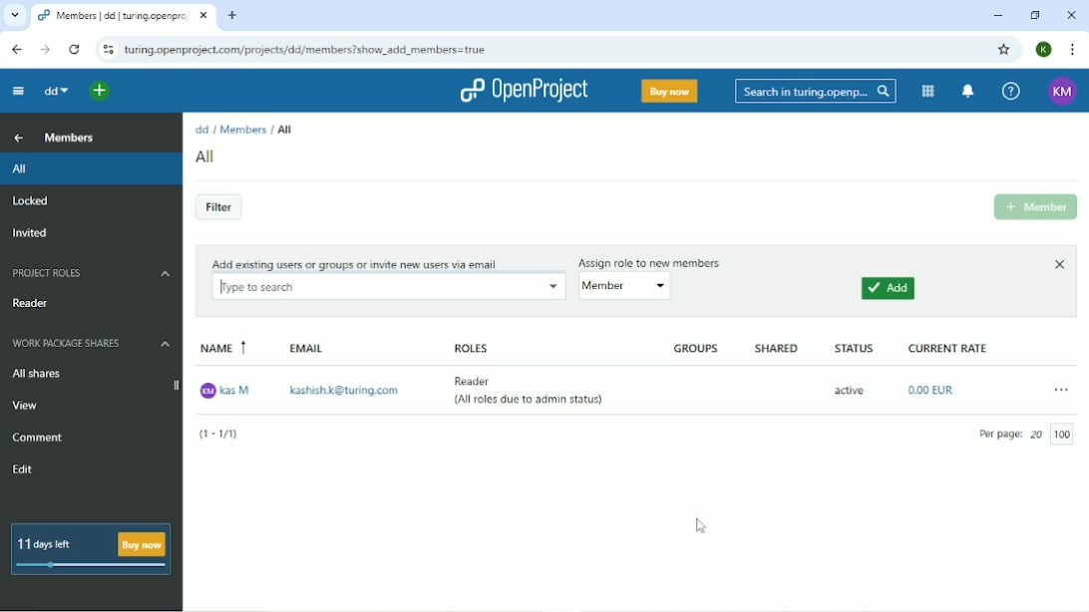  I want to click on Invited, so click(31, 234).